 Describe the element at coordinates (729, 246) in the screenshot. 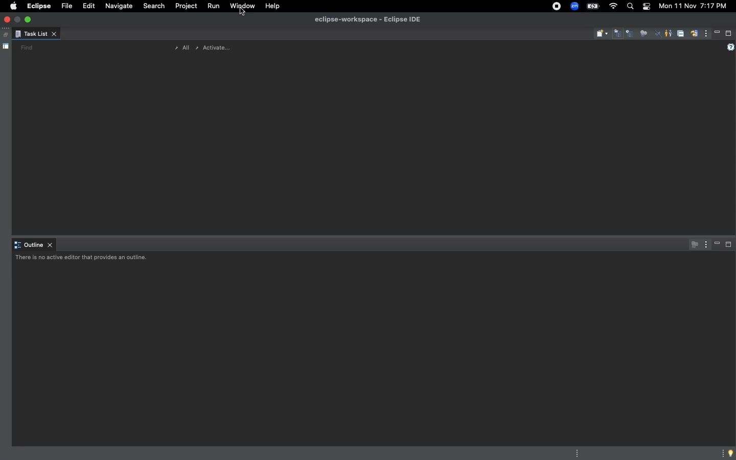

I see `Maximize` at that location.